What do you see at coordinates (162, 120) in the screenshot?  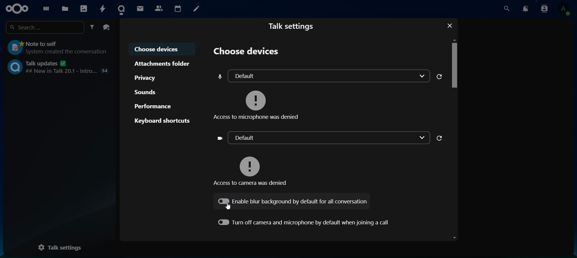 I see `keyboard shortcuts` at bounding box center [162, 120].